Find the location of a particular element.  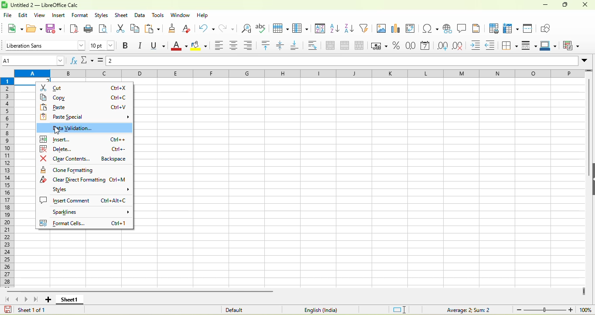

scroll to previous sheet is located at coordinates (19, 299).